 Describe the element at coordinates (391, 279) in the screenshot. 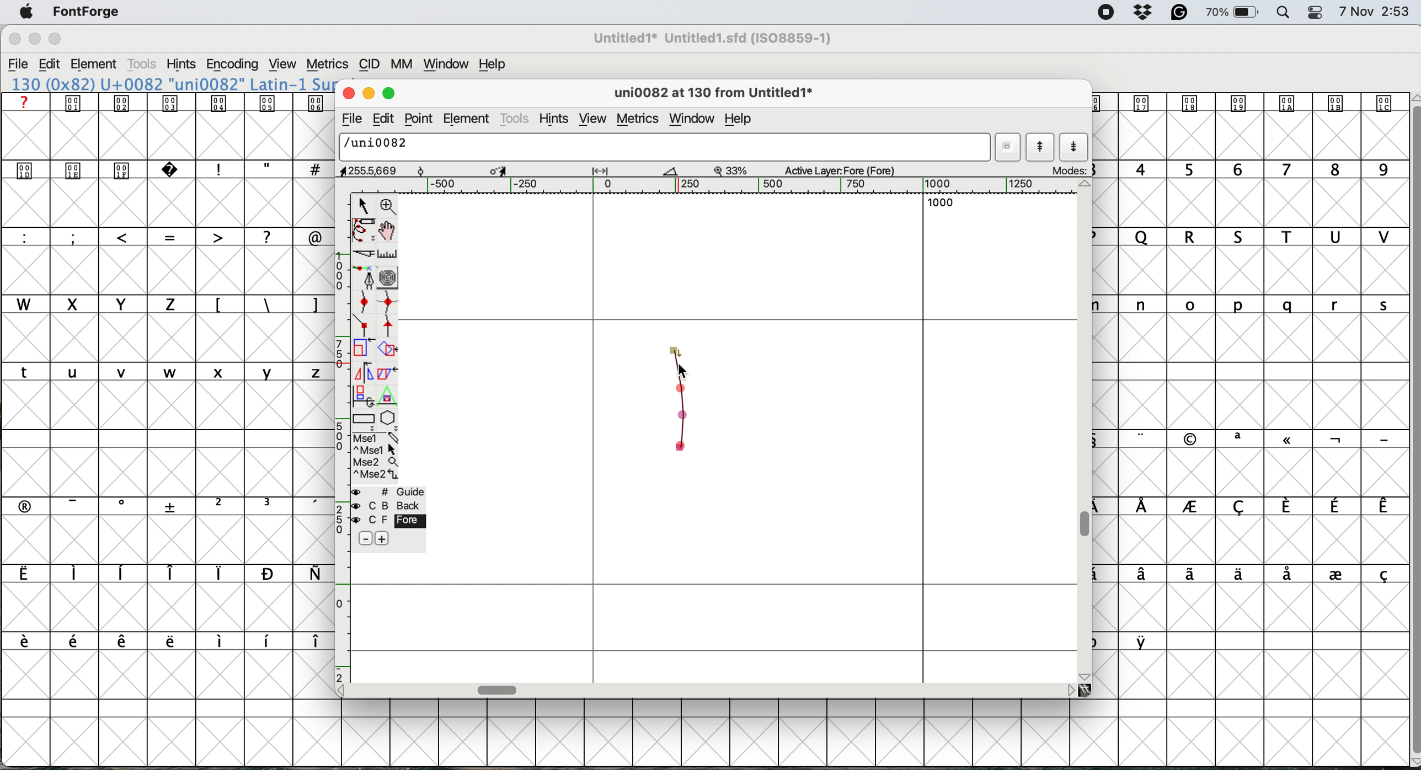

I see `change whether spiro is active or not` at that location.